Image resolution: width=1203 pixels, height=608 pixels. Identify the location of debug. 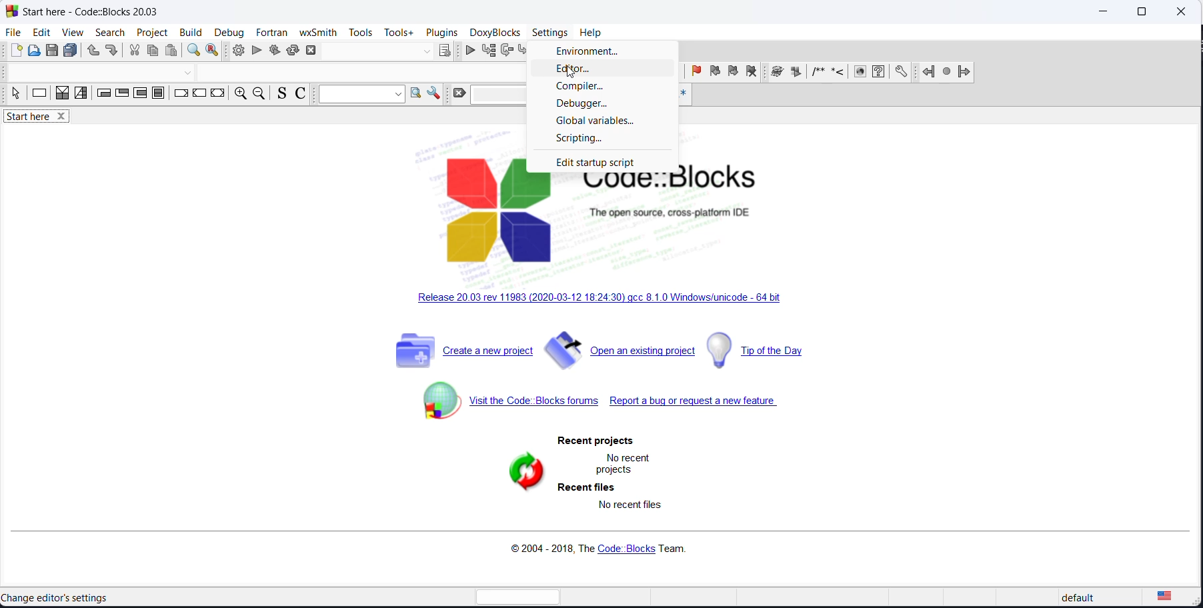
(228, 30).